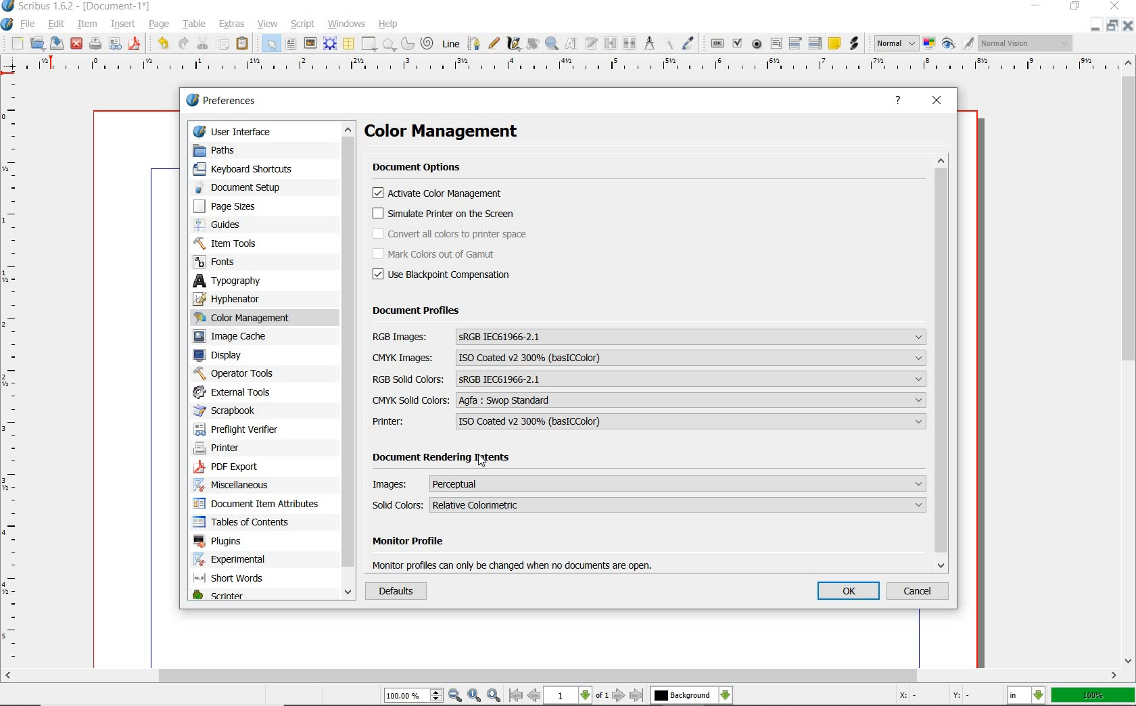 The height and width of the screenshot is (706, 1136). What do you see at coordinates (855, 44) in the screenshot?
I see `link annotation` at bounding box center [855, 44].